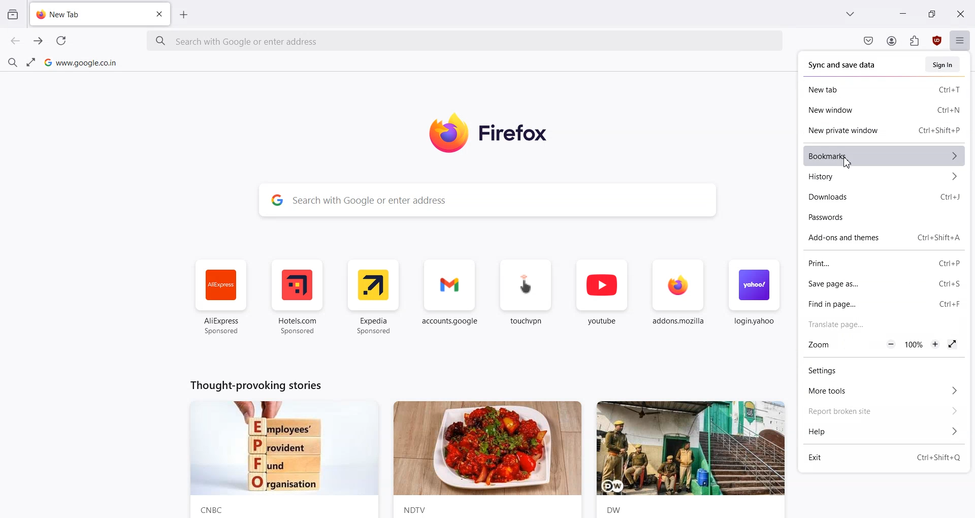  What do you see at coordinates (885, 177) in the screenshot?
I see `History` at bounding box center [885, 177].